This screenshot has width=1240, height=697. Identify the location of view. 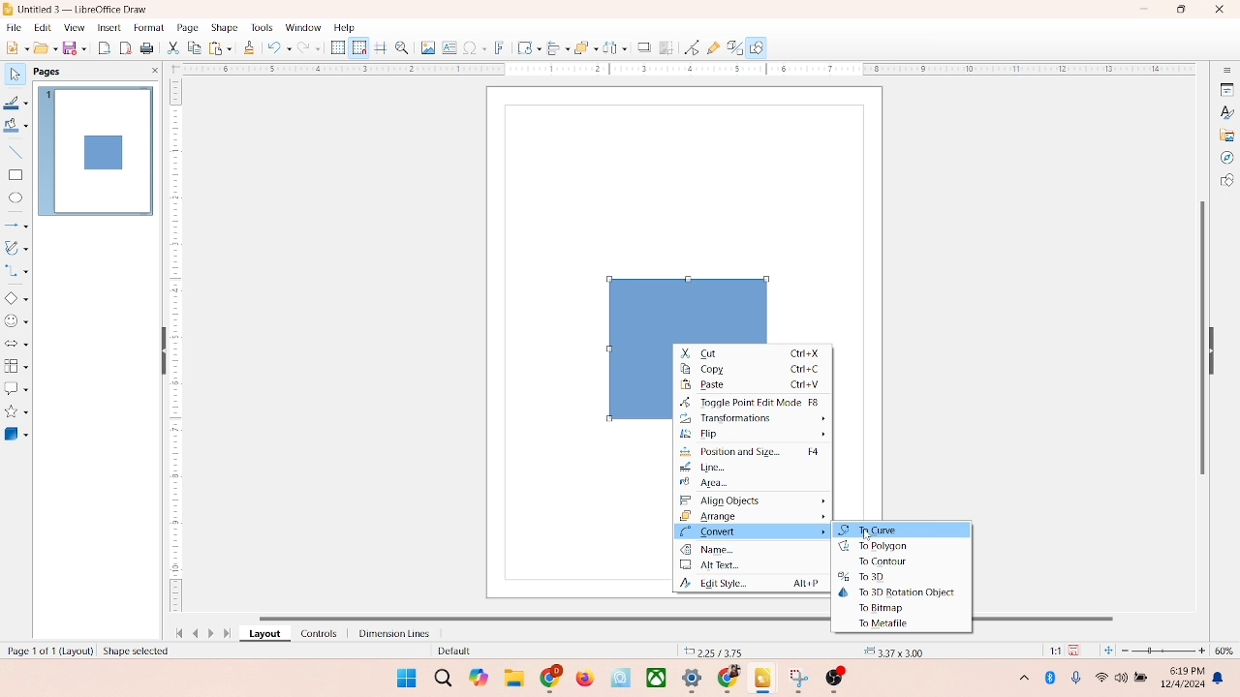
(70, 27).